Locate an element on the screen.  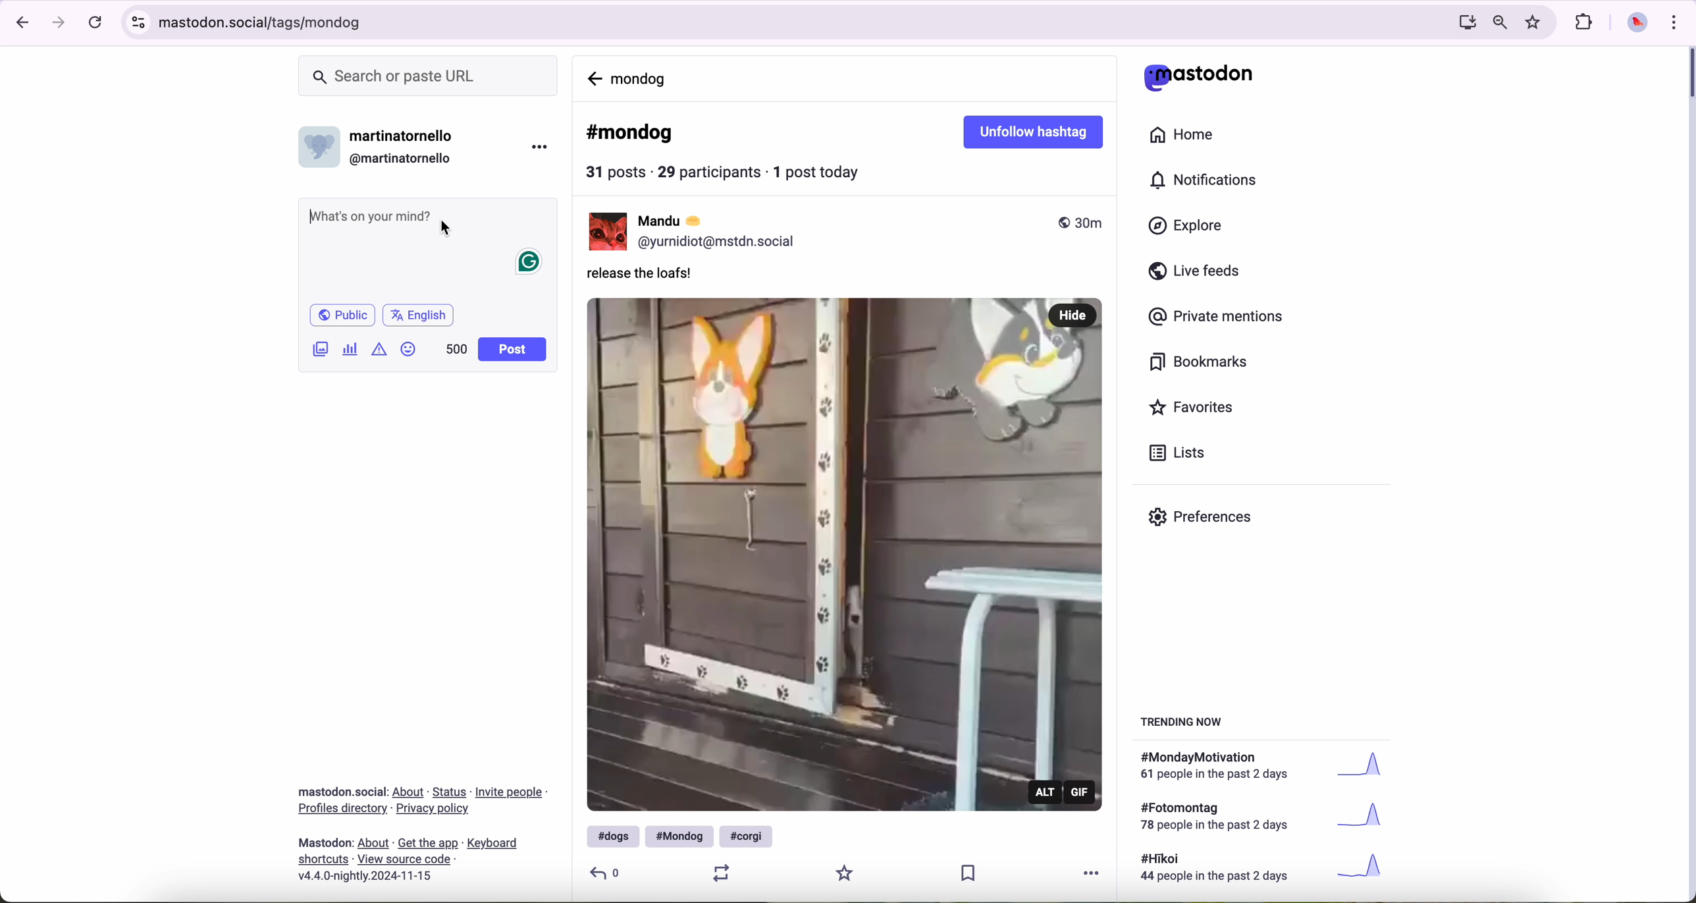
link is located at coordinates (492, 845).